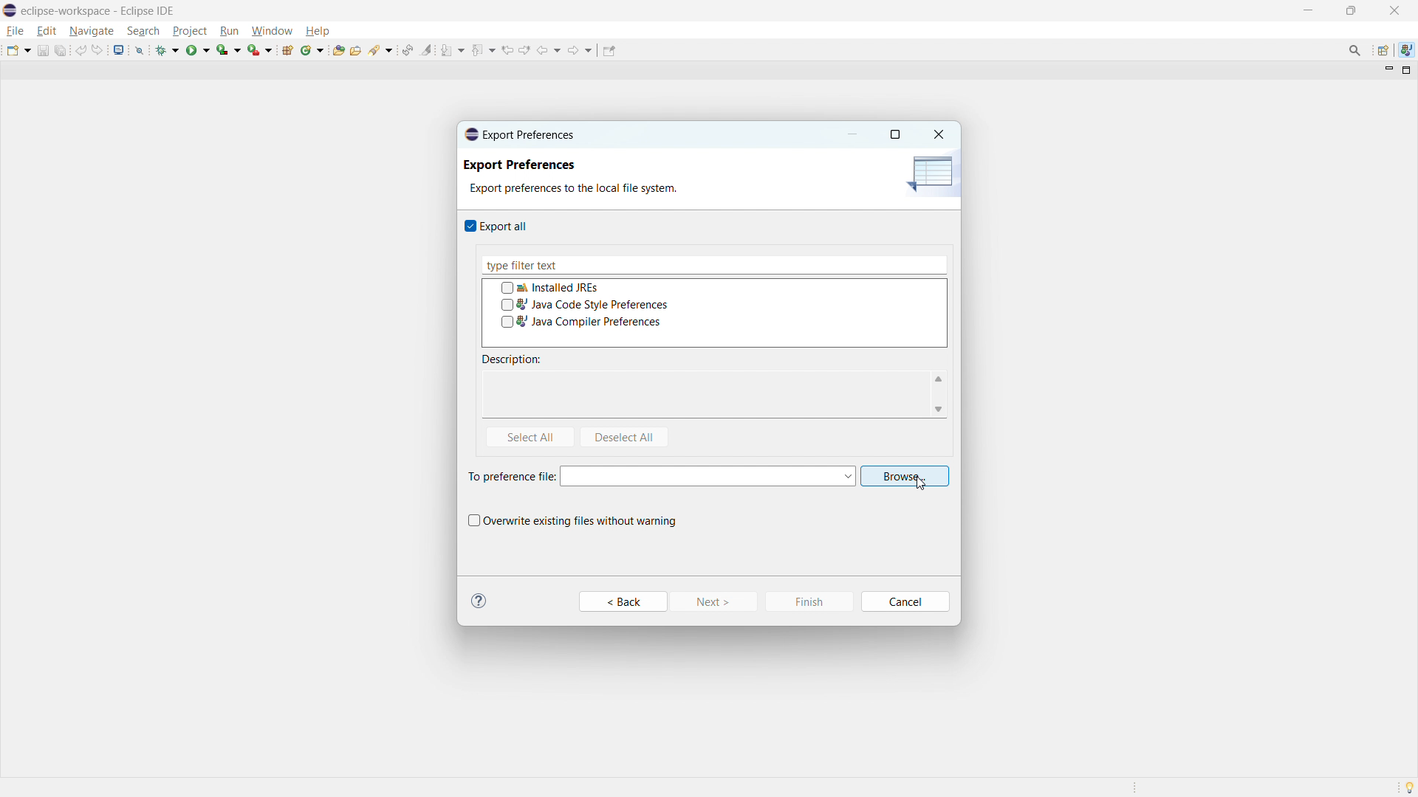 The width and height of the screenshot is (1418, 797). I want to click on navigate, so click(91, 32).